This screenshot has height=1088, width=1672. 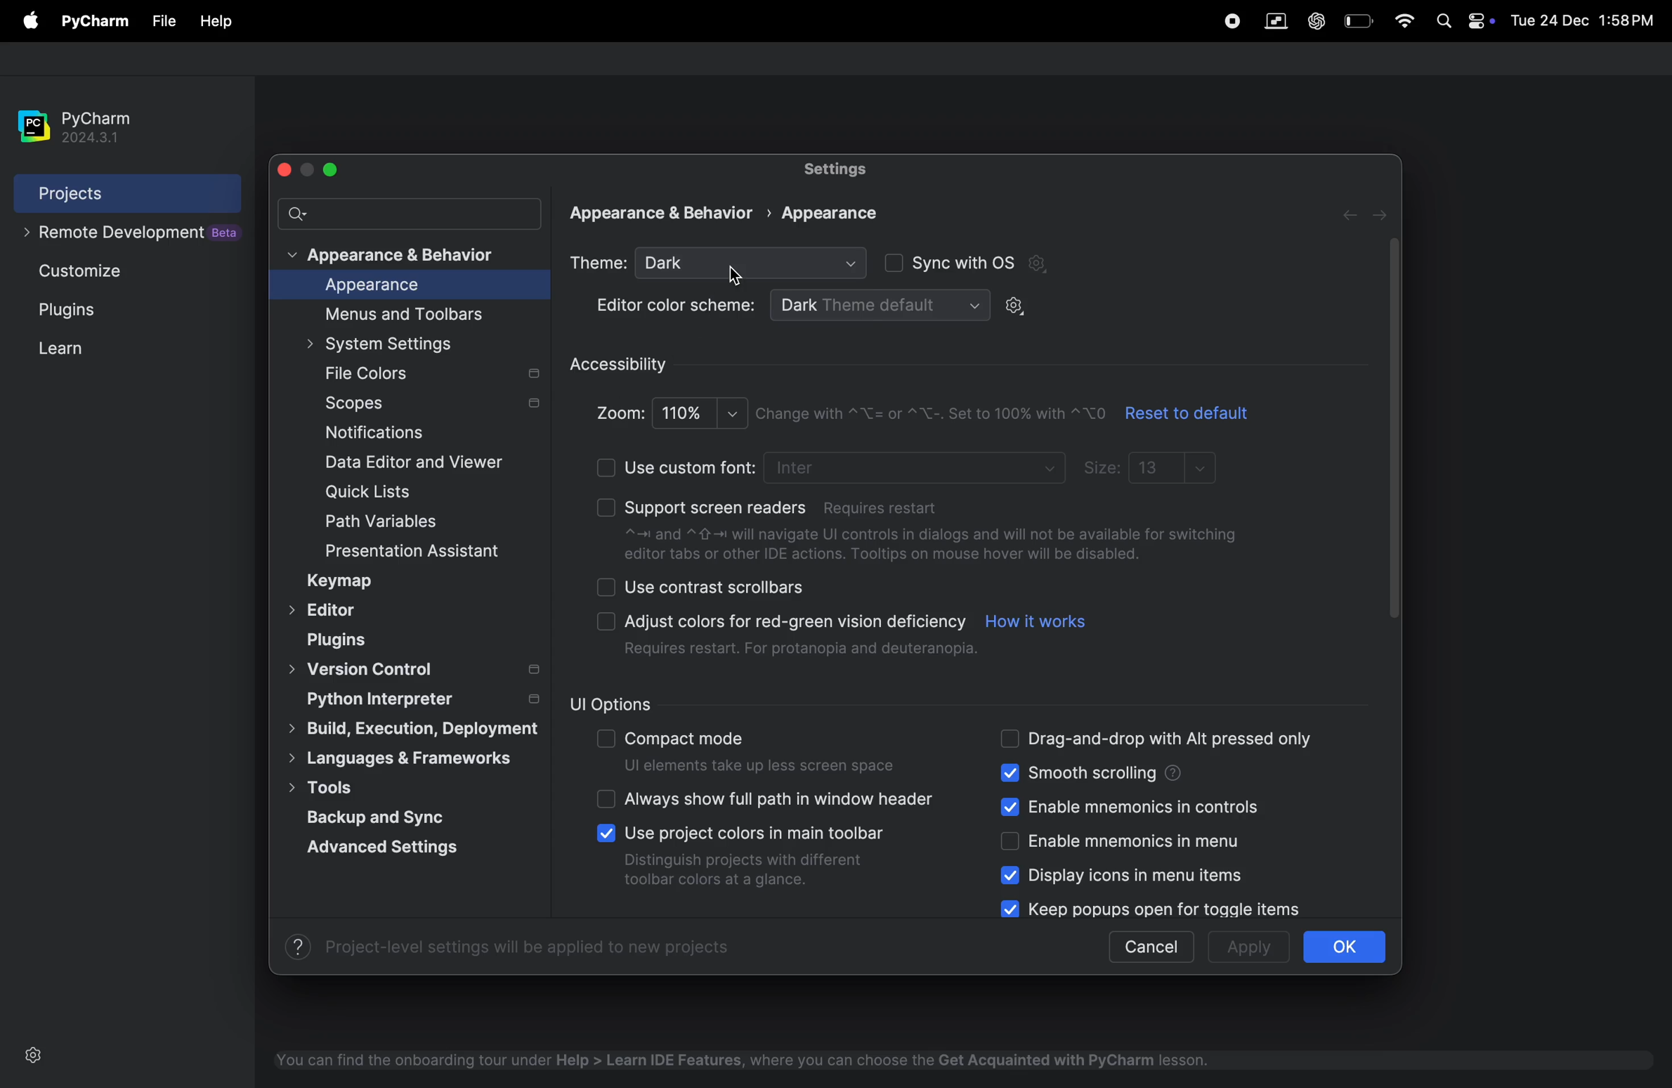 What do you see at coordinates (435, 552) in the screenshot?
I see `presentation assistant` at bounding box center [435, 552].